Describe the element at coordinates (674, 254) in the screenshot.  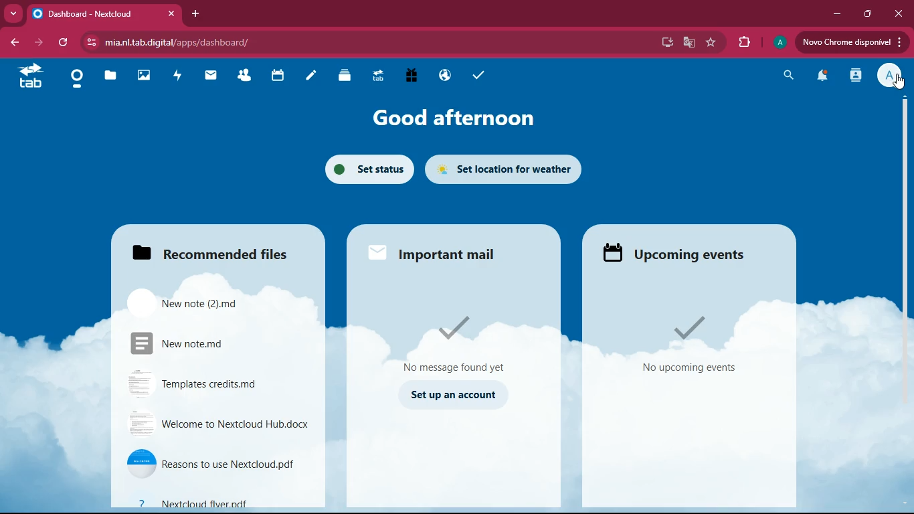
I see `events` at that location.